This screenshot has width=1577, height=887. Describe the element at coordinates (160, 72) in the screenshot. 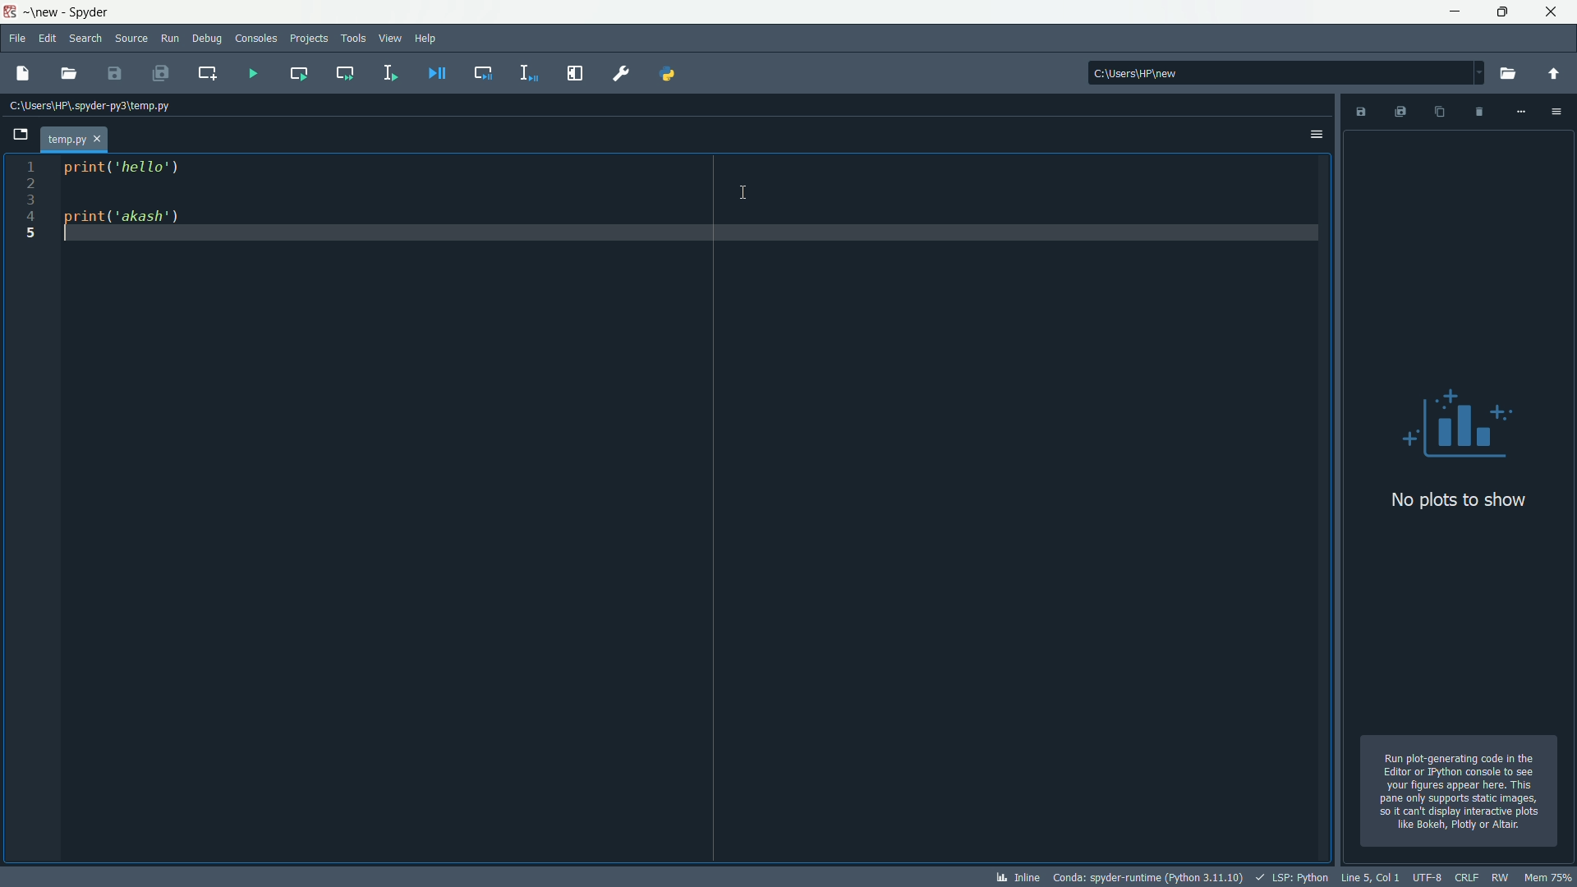

I see `save all files` at that location.